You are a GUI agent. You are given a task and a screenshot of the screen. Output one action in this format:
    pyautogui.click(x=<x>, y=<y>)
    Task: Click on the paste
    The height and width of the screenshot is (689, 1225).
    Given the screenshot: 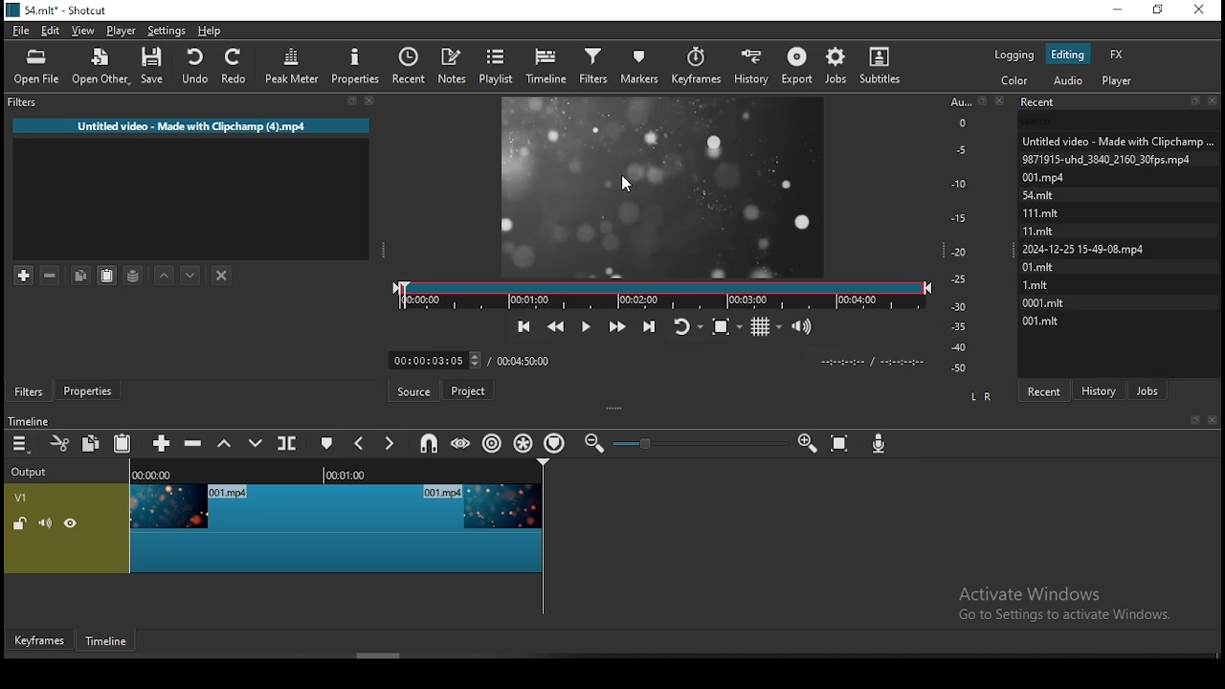 What is the action you would take?
    pyautogui.click(x=124, y=442)
    